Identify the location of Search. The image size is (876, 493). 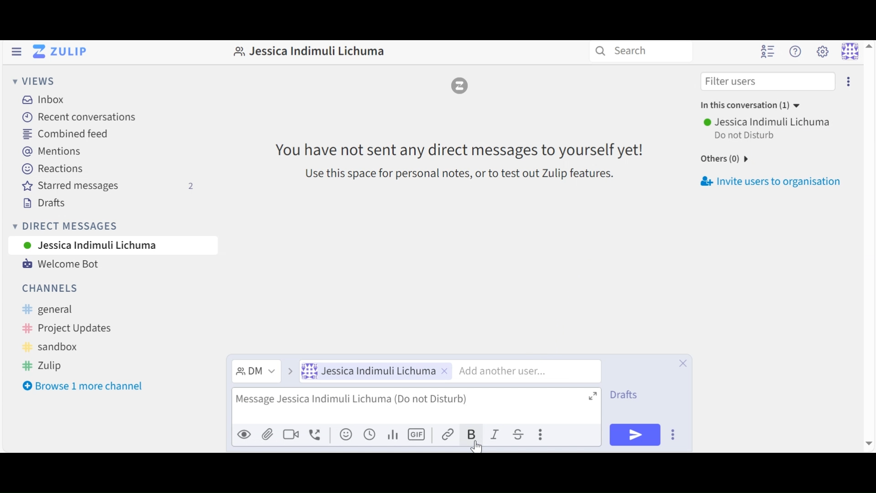
(621, 51).